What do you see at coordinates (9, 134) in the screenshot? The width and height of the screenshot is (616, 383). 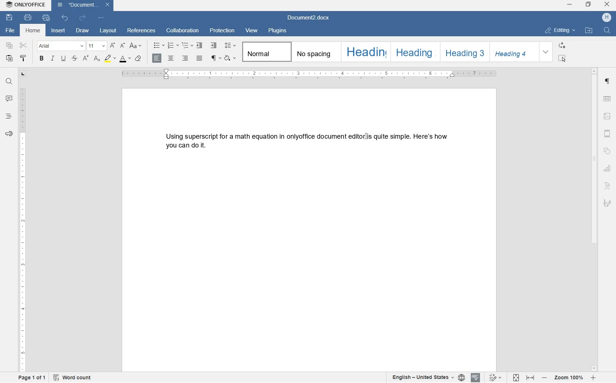 I see `feedback & support` at bounding box center [9, 134].